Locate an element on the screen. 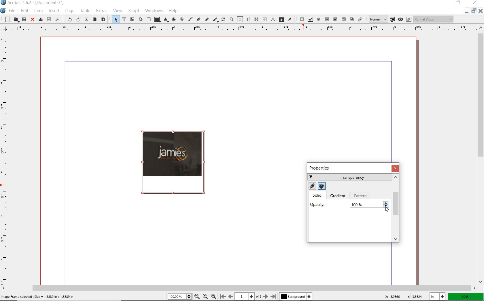  save is located at coordinates (24, 19).